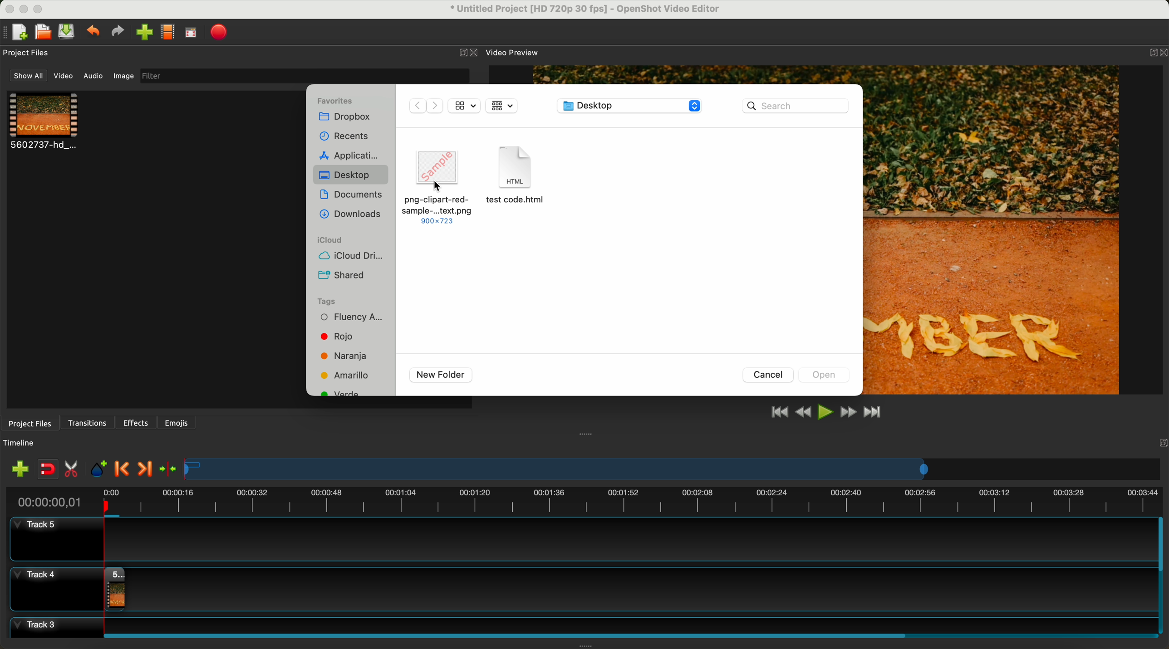  I want to click on BUTTON, so click(1151, 50).